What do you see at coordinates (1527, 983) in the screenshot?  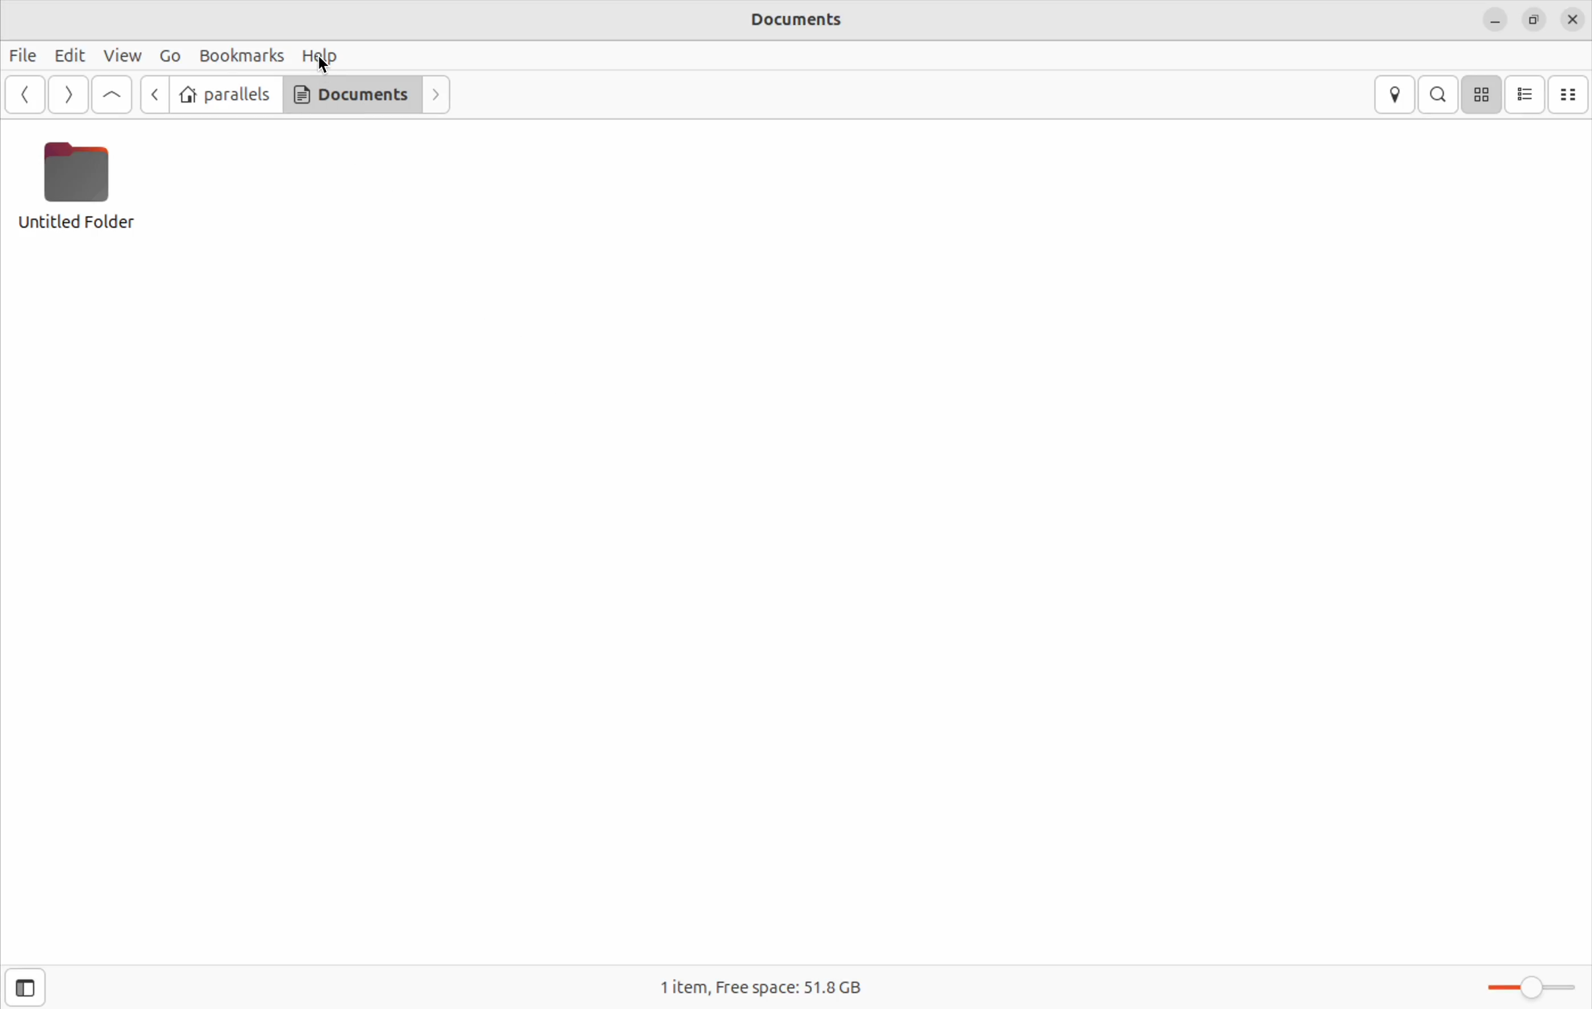 I see `toggle zoom` at bounding box center [1527, 983].